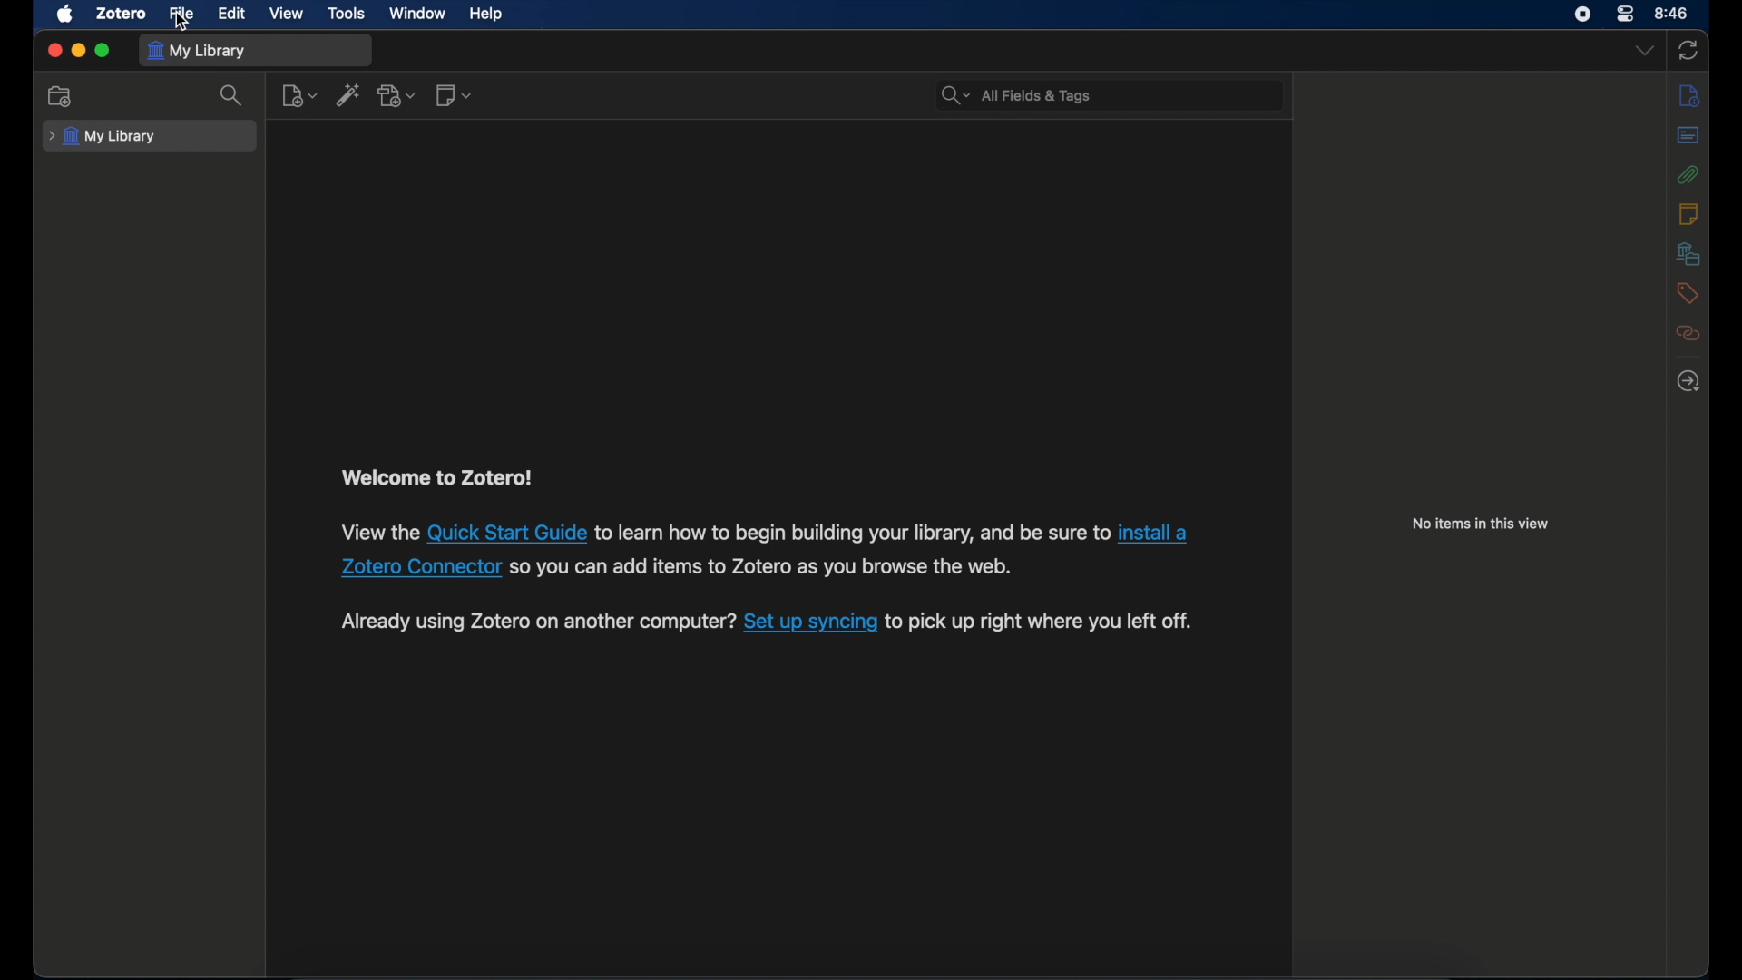 The image size is (1742, 980). I want to click on close, so click(54, 50).